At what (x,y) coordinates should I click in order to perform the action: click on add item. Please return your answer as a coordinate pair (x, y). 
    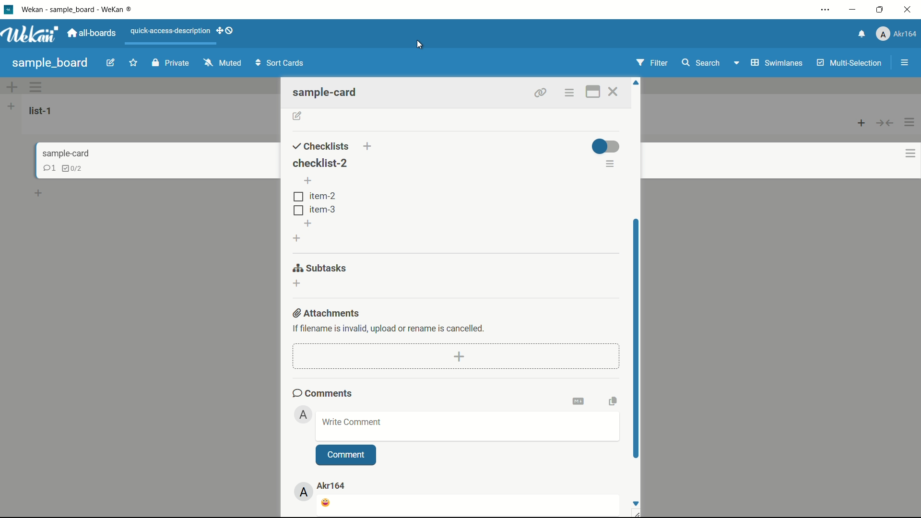
    Looking at the image, I should click on (309, 181).